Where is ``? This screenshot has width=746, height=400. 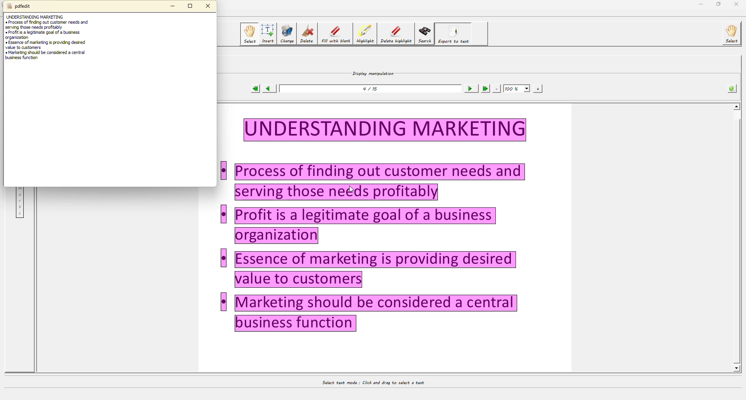
 is located at coordinates (223, 302).